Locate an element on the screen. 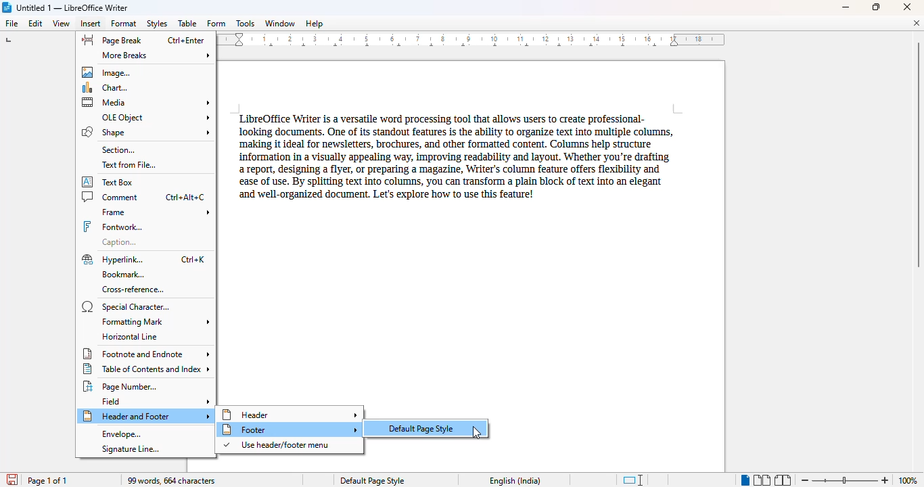 The height and width of the screenshot is (487, 924). window is located at coordinates (280, 23).